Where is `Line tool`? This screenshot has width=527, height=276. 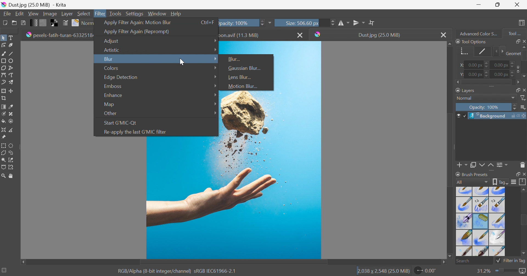
Line tool is located at coordinates (13, 54).